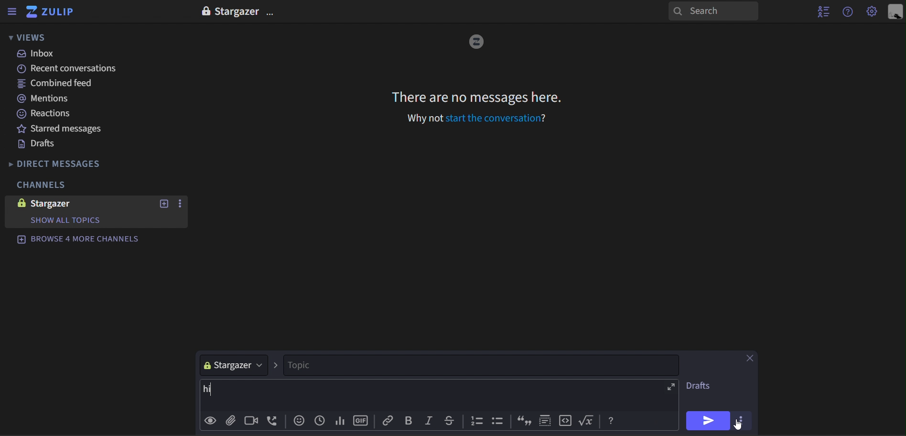 The image size is (906, 436). Describe the element at coordinates (179, 204) in the screenshot. I see `options` at that location.